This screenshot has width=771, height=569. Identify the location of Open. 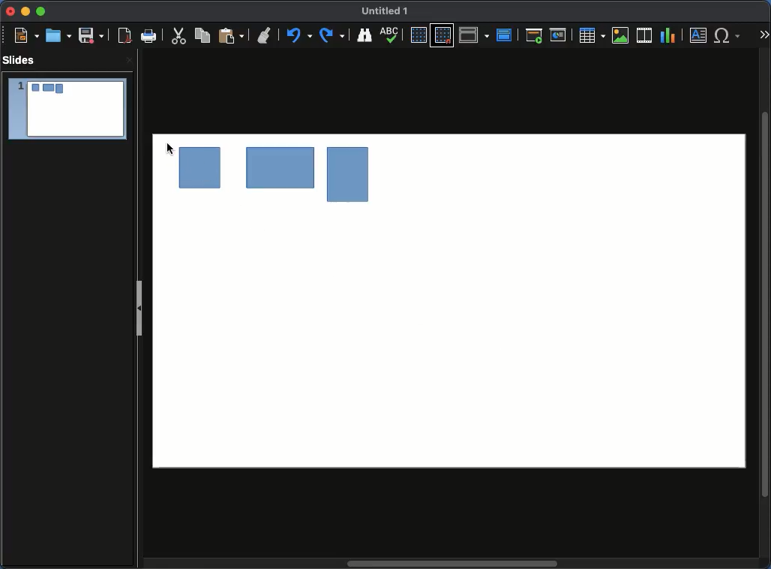
(57, 35).